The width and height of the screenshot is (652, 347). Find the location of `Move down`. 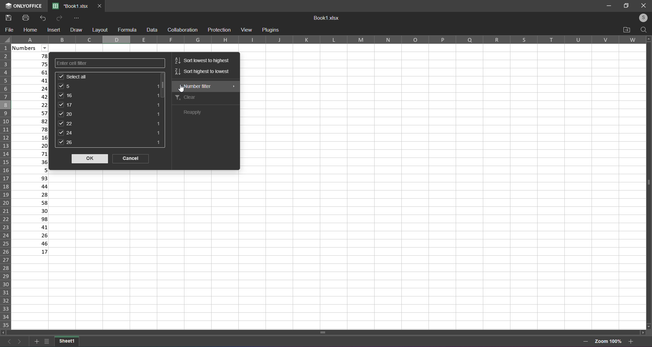

Move down is located at coordinates (649, 325).